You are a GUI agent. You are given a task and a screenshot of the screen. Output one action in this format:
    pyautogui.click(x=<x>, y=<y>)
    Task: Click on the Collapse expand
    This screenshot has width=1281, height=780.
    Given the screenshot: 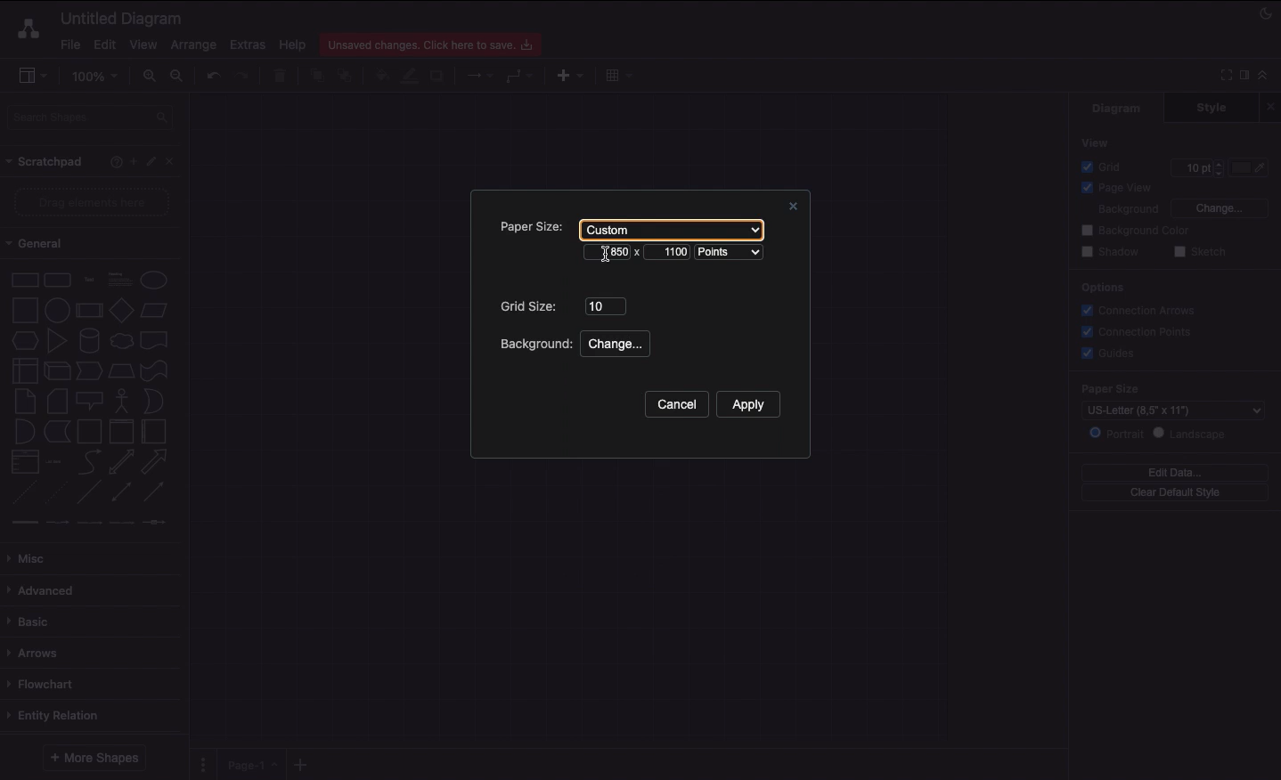 What is the action you would take?
    pyautogui.click(x=1268, y=79)
    